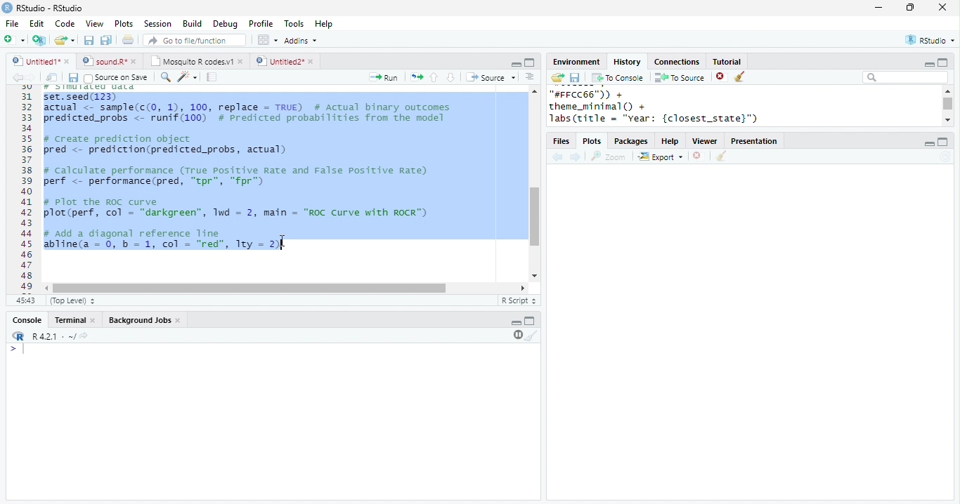  What do you see at coordinates (532, 335) in the screenshot?
I see `clear` at bounding box center [532, 335].